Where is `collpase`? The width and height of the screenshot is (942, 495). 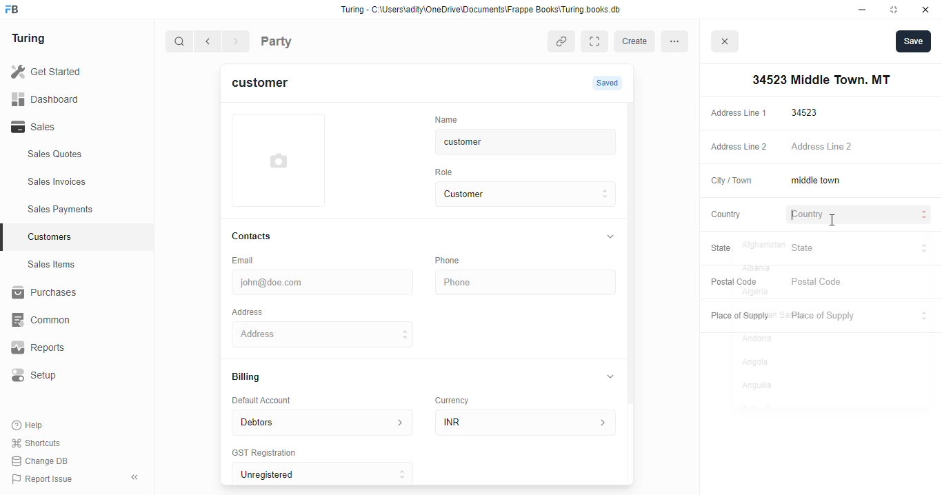
collpase is located at coordinates (134, 477).